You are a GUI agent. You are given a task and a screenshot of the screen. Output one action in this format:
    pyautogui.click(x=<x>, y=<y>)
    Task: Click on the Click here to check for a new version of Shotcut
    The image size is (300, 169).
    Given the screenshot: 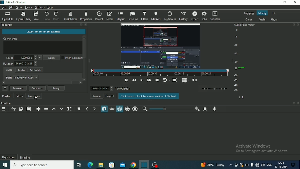 What is the action you would take?
    pyautogui.click(x=148, y=96)
    